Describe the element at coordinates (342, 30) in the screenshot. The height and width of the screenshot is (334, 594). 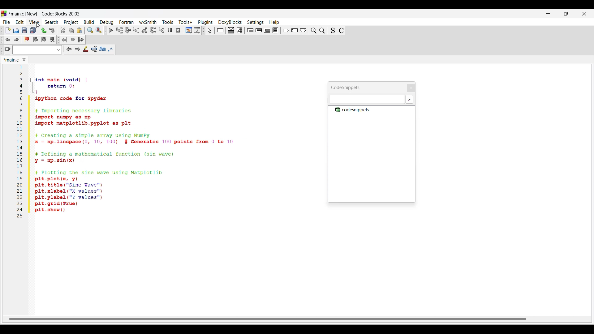
I see `Toggle comments` at that location.